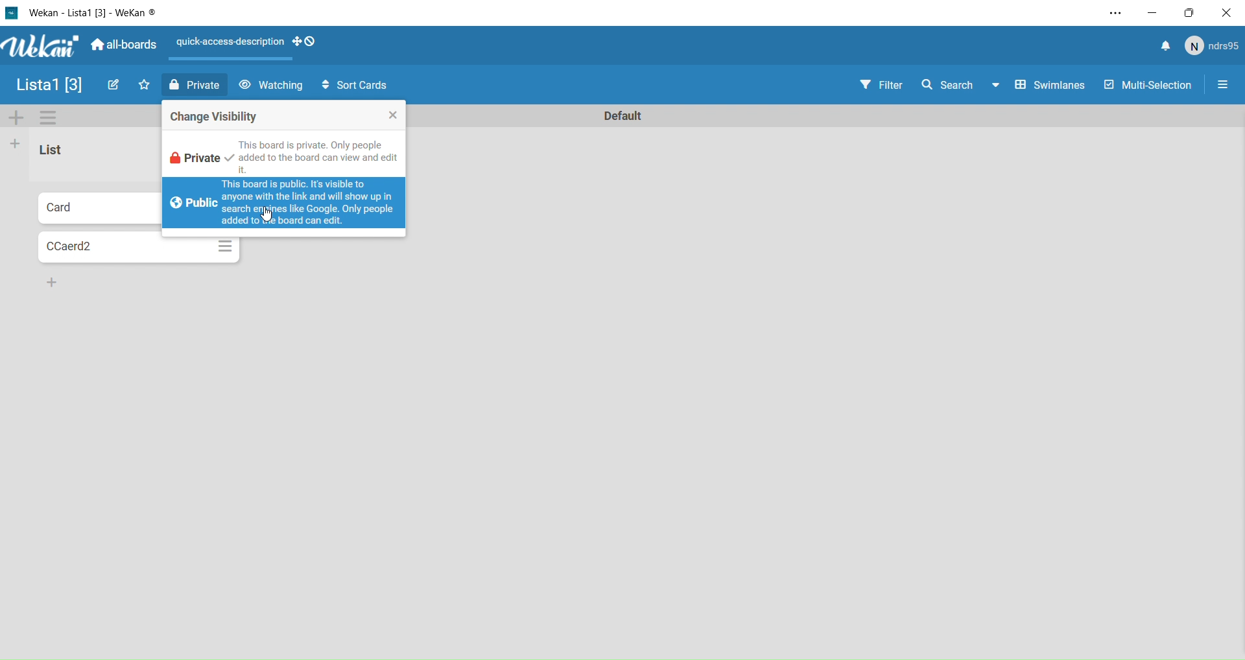 This screenshot has height=660, width=1245. What do you see at coordinates (63, 154) in the screenshot?
I see `List` at bounding box center [63, 154].